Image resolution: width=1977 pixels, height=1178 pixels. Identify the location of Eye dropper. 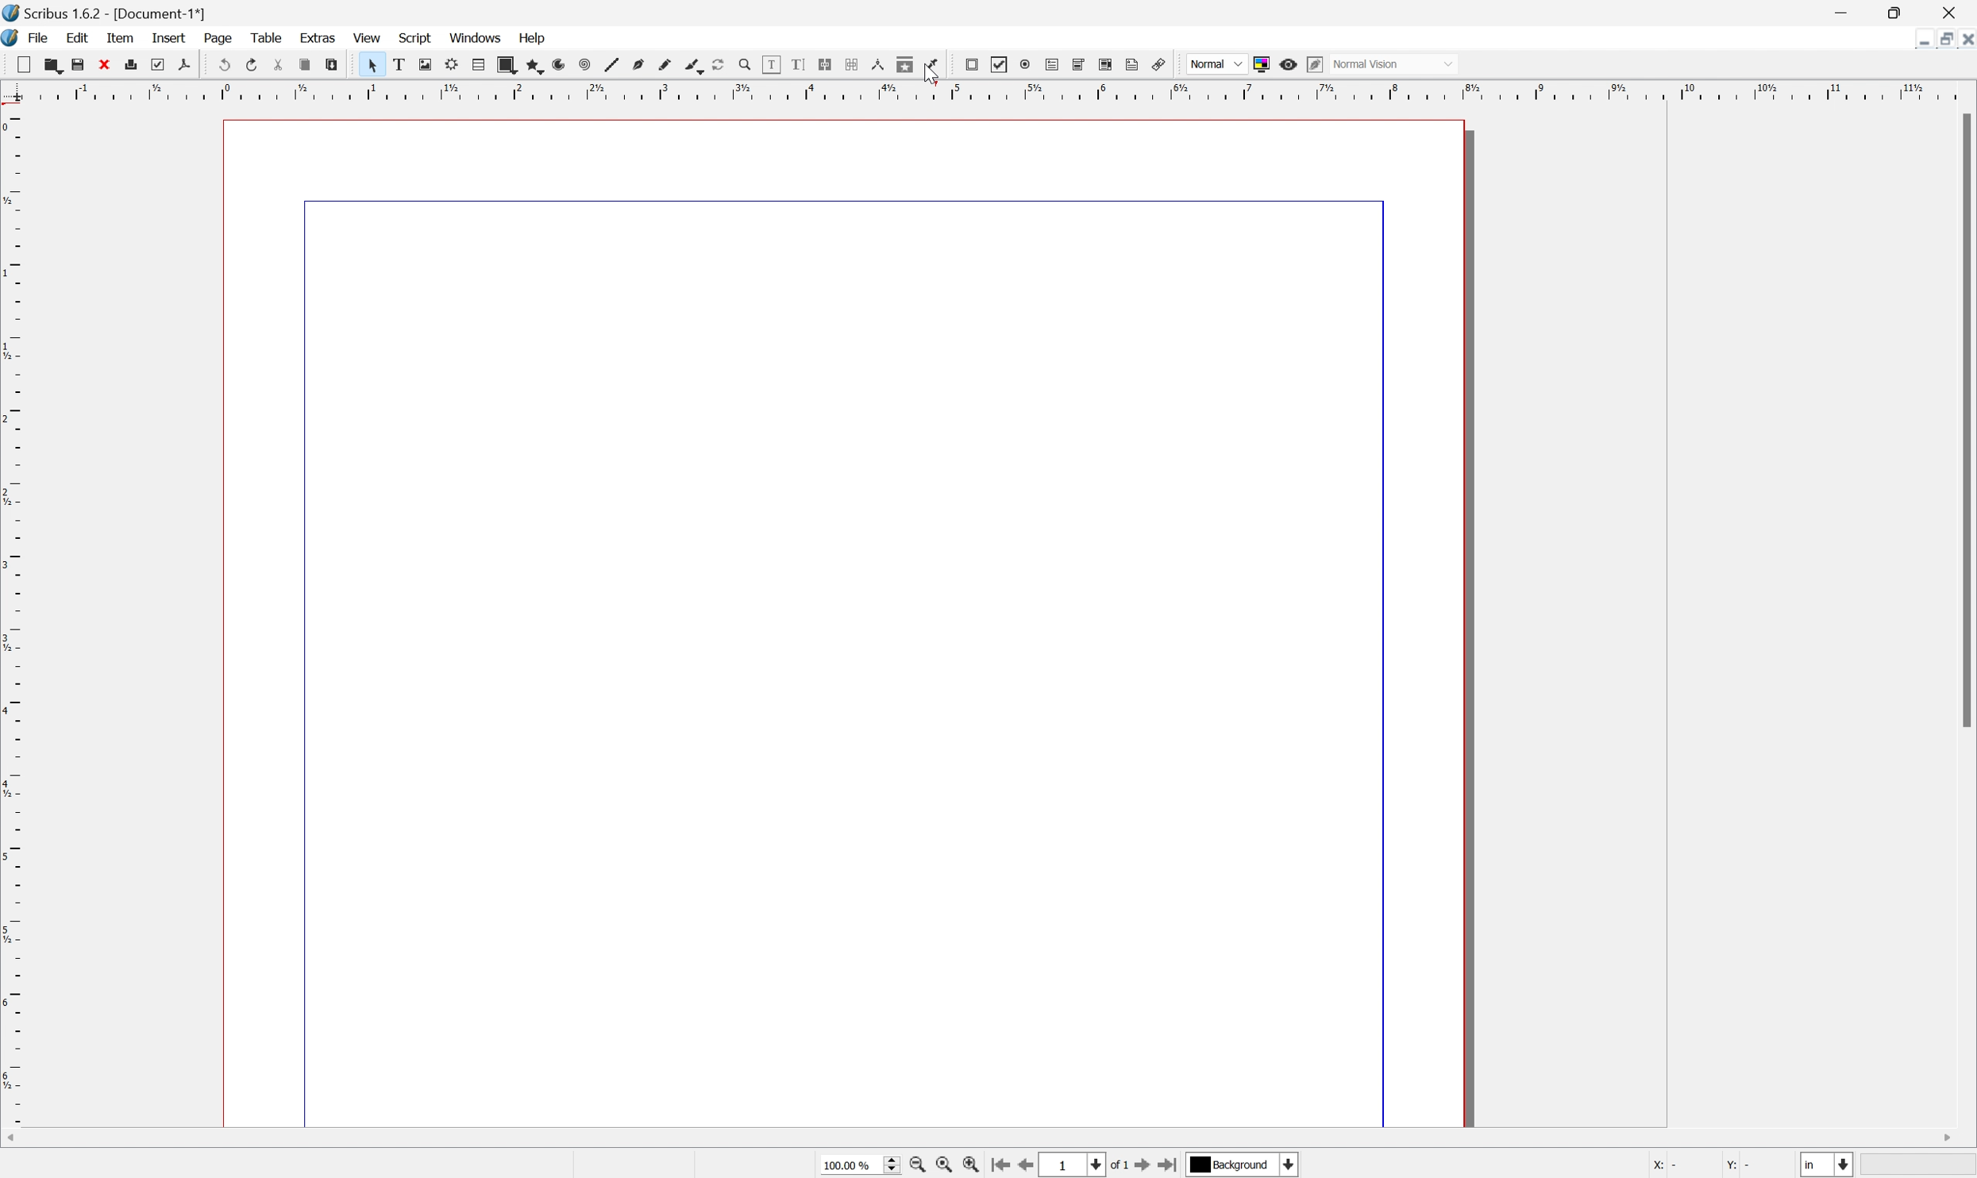
(936, 65).